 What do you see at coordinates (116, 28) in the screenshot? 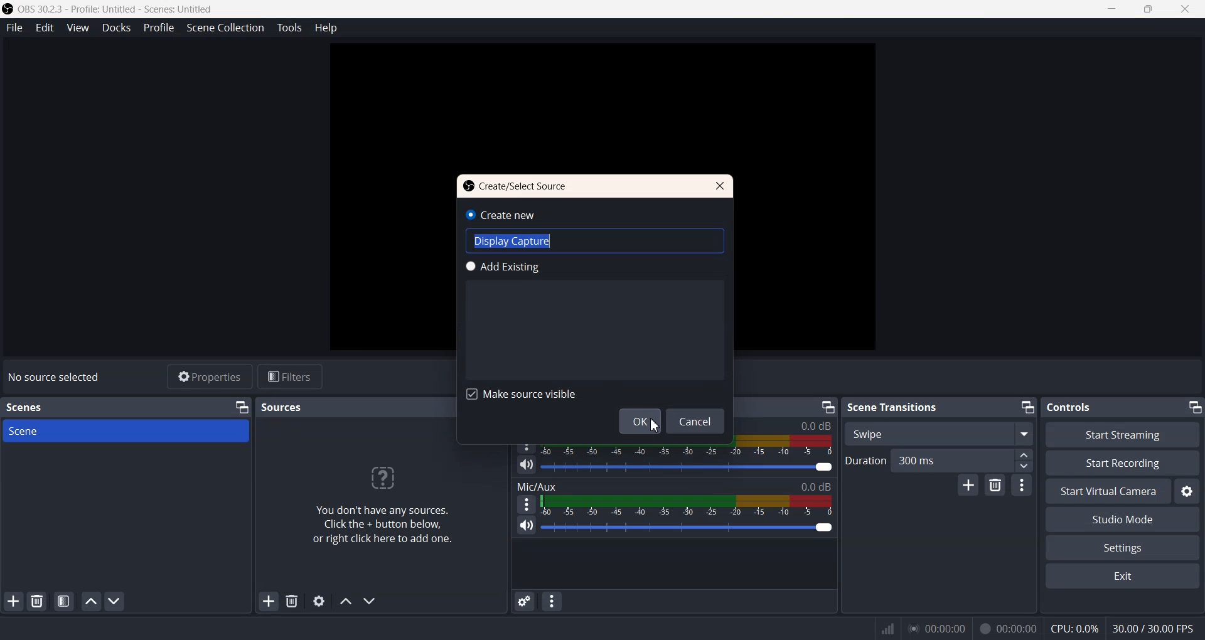
I see `Docks` at bounding box center [116, 28].